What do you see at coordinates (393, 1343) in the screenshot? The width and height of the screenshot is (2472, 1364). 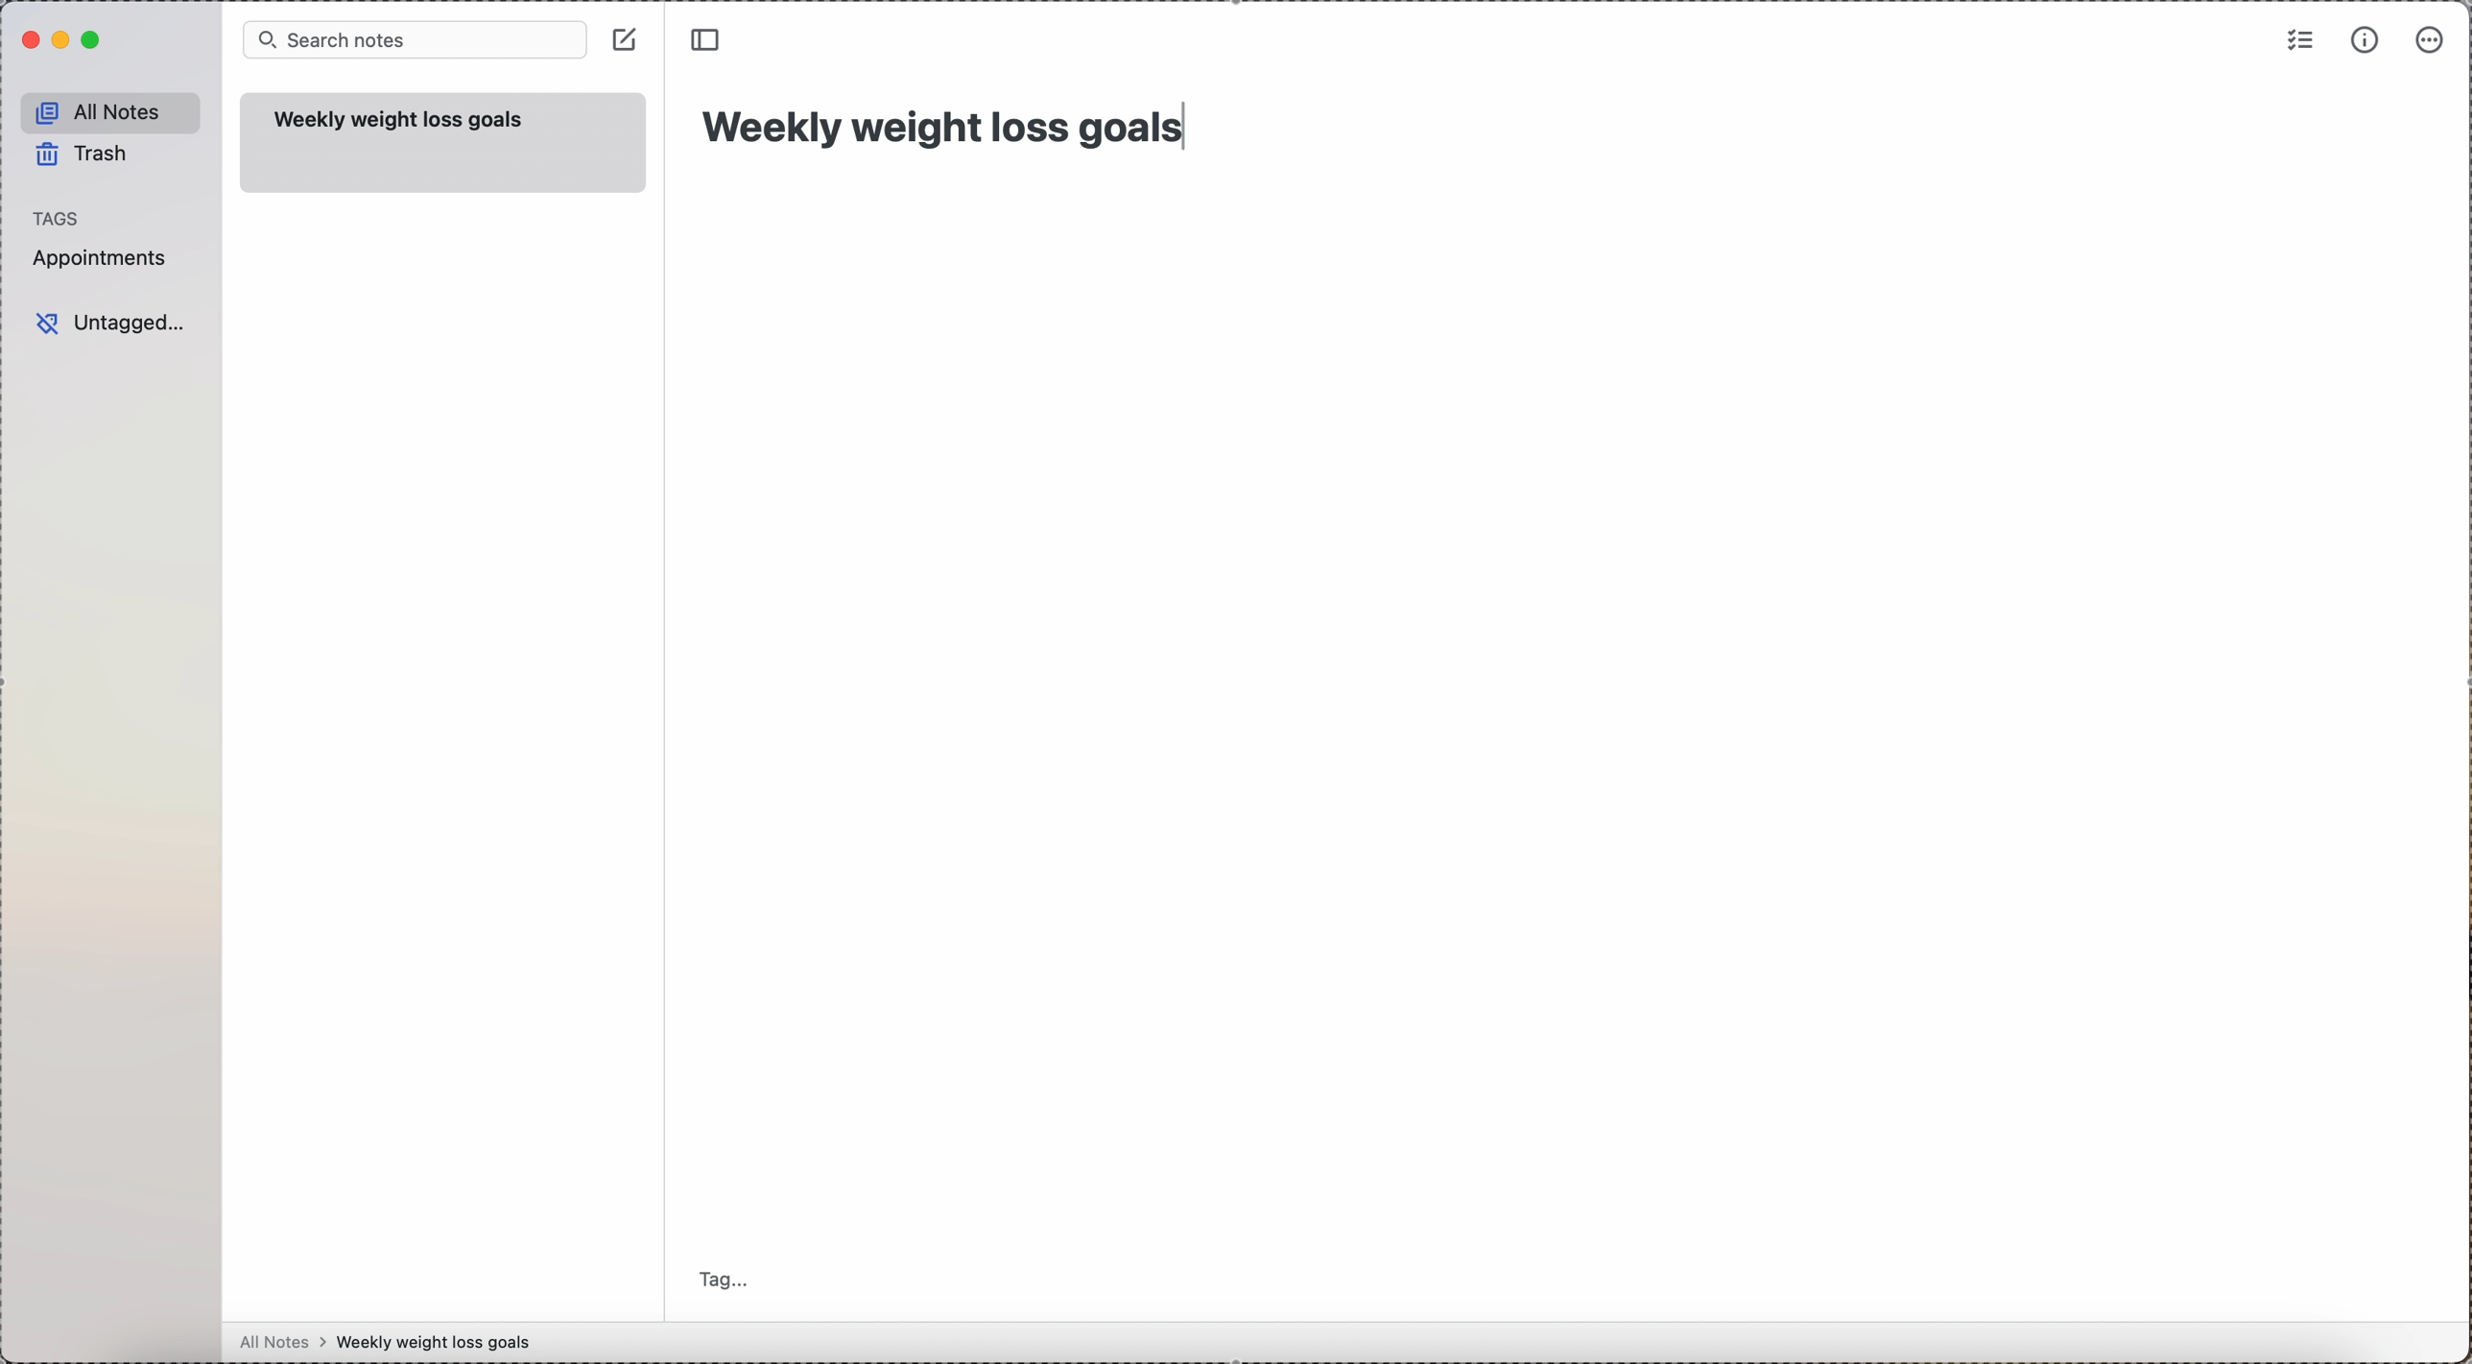 I see `all notes > weekly weight loss goals` at bounding box center [393, 1343].